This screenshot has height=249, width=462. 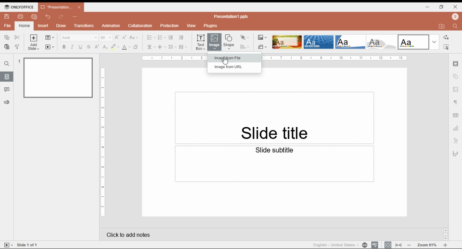 I want to click on view, so click(x=191, y=25).